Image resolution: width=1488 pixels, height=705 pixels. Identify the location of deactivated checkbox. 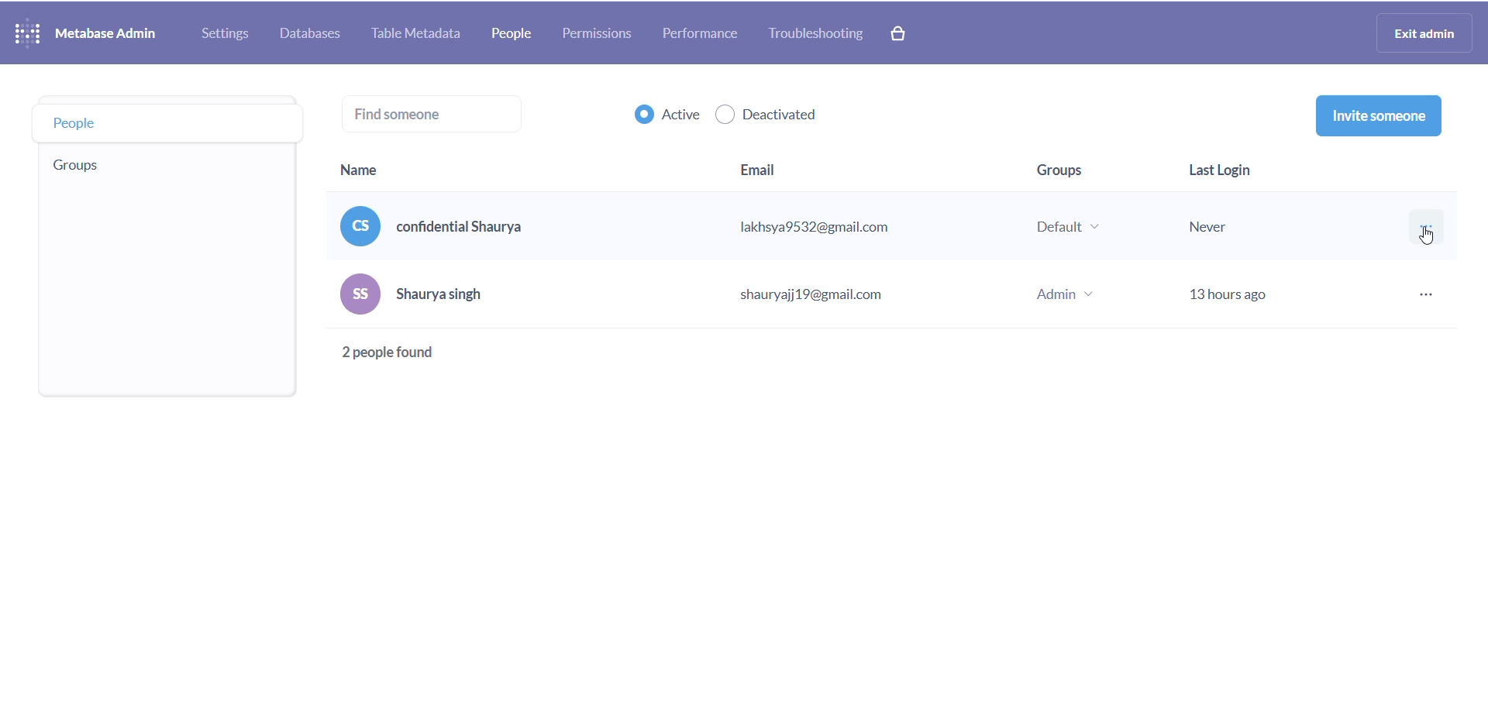
(777, 115).